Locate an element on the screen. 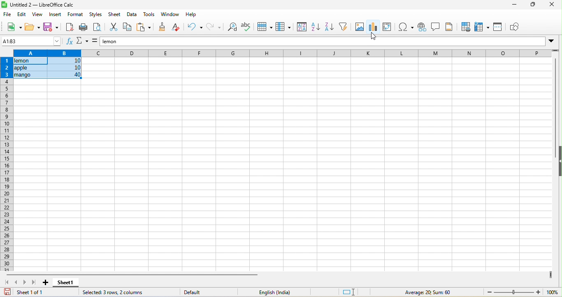  hyperlink is located at coordinates (423, 27).